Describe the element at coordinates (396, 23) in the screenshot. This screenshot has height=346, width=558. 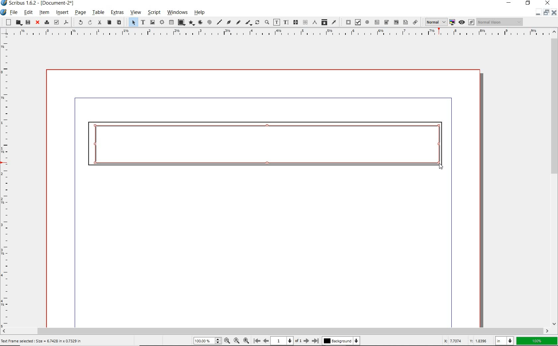
I see `pdf combo box` at that location.